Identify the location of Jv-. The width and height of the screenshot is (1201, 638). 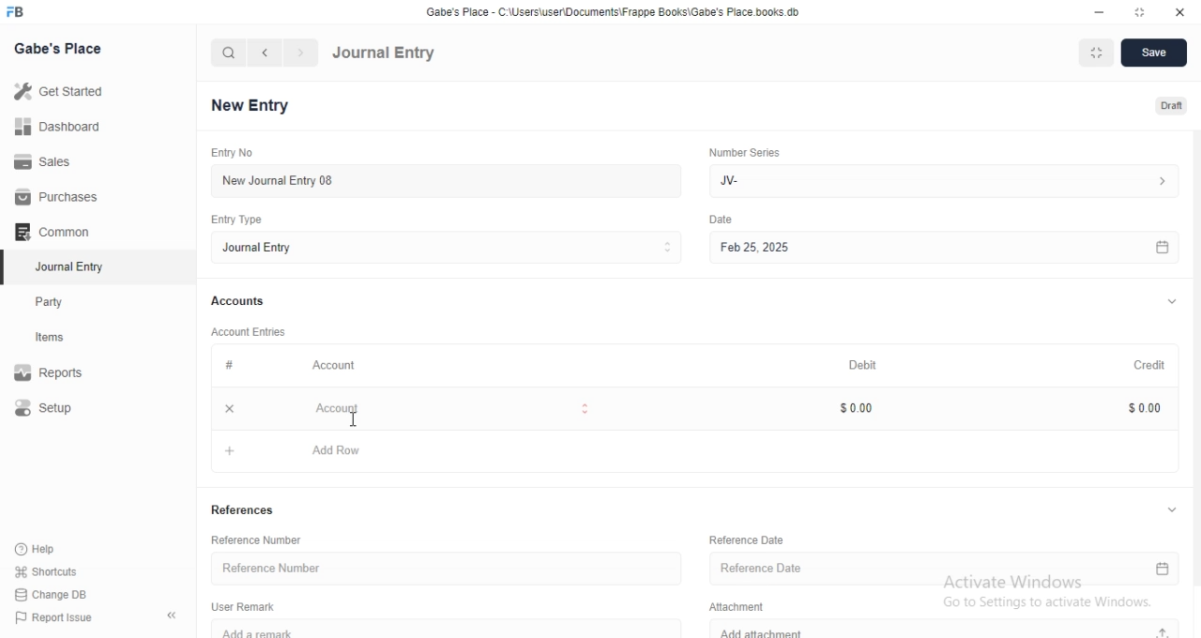
(948, 179).